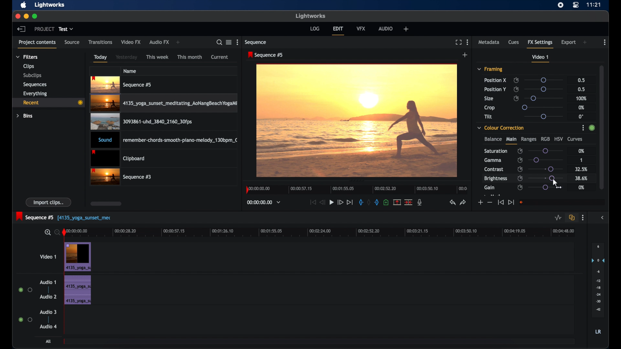 The height and width of the screenshot is (349, 621). What do you see at coordinates (582, 187) in the screenshot?
I see `0%` at bounding box center [582, 187].